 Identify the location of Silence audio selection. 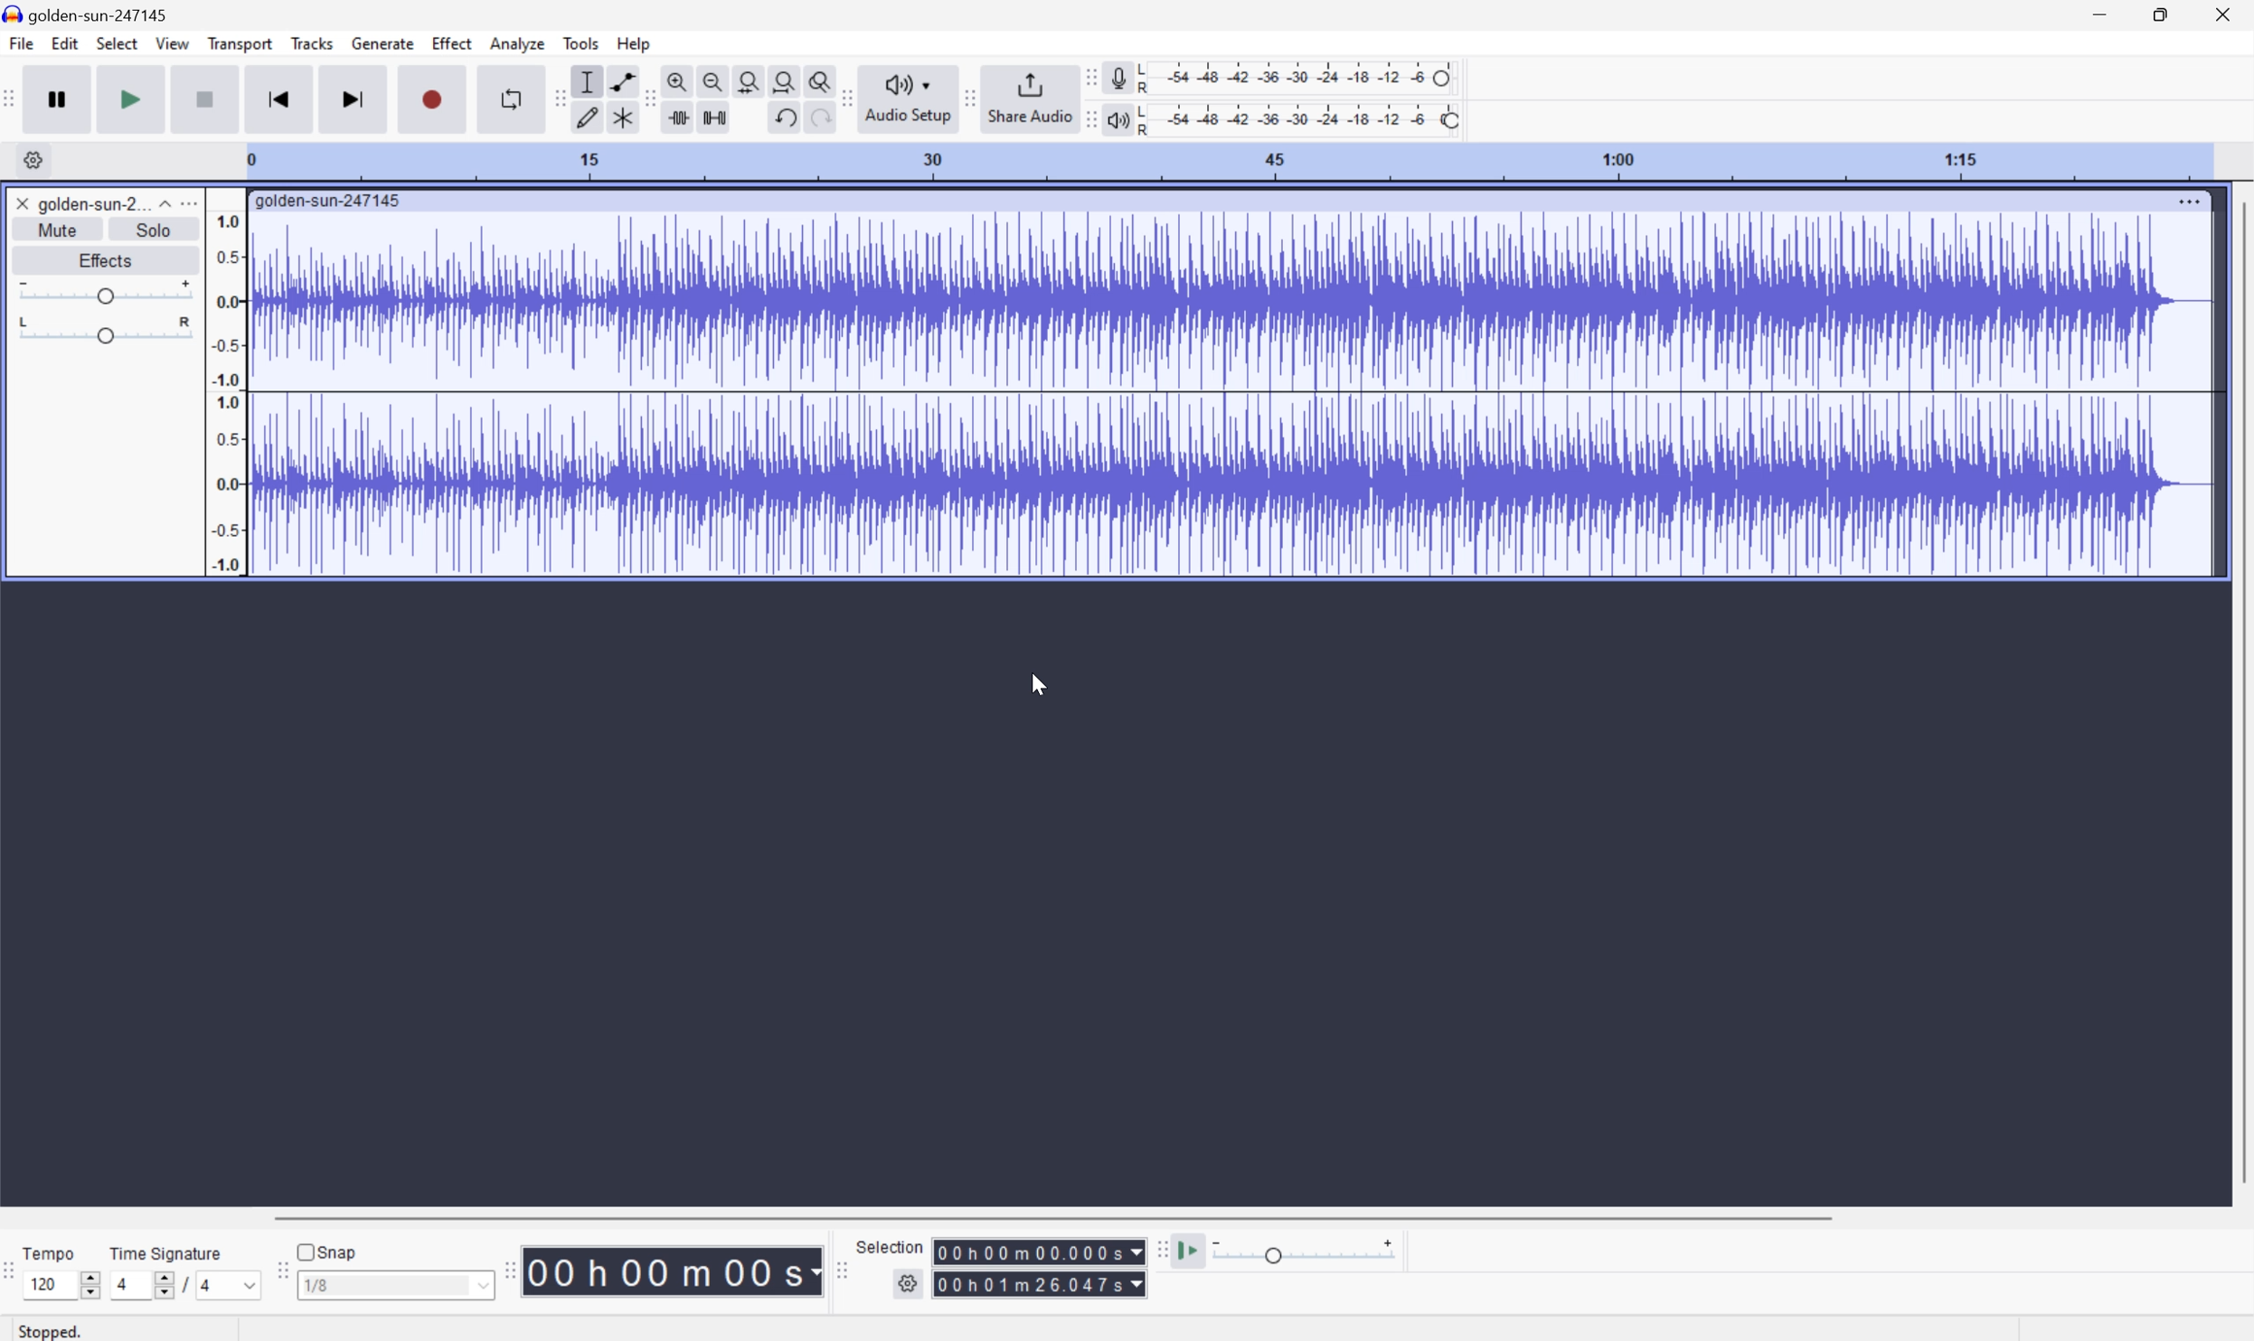
(714, 117).